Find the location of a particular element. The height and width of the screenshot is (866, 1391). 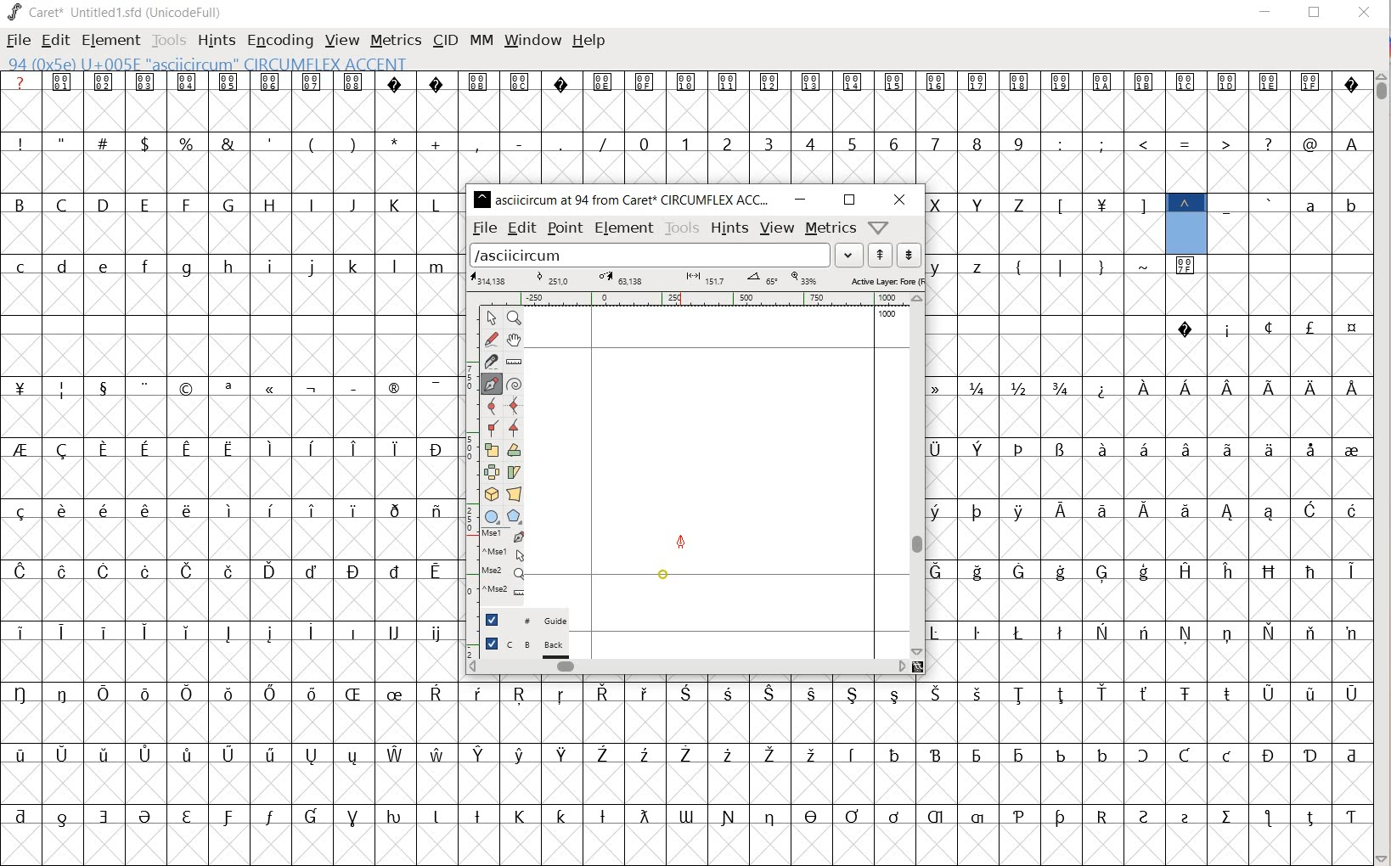

Add a corner point is located at coordinates (490, 427).